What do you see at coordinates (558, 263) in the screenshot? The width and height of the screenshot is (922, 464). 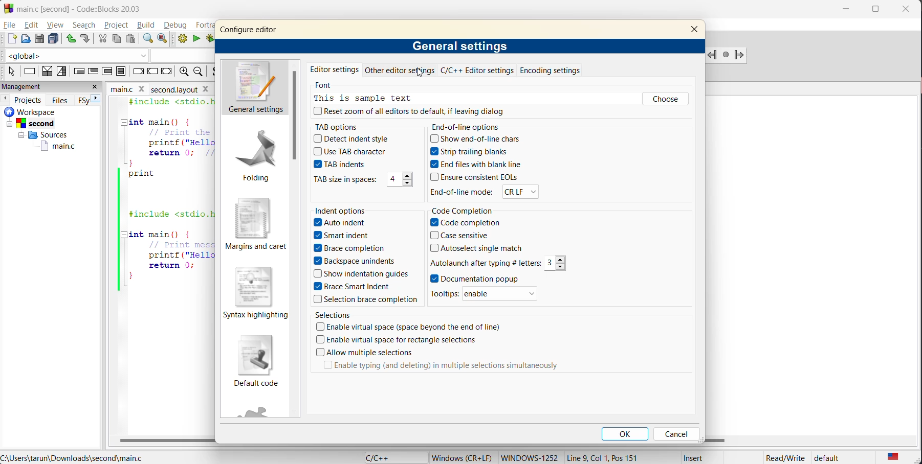 I see `3` at bounding box center [558, 263].